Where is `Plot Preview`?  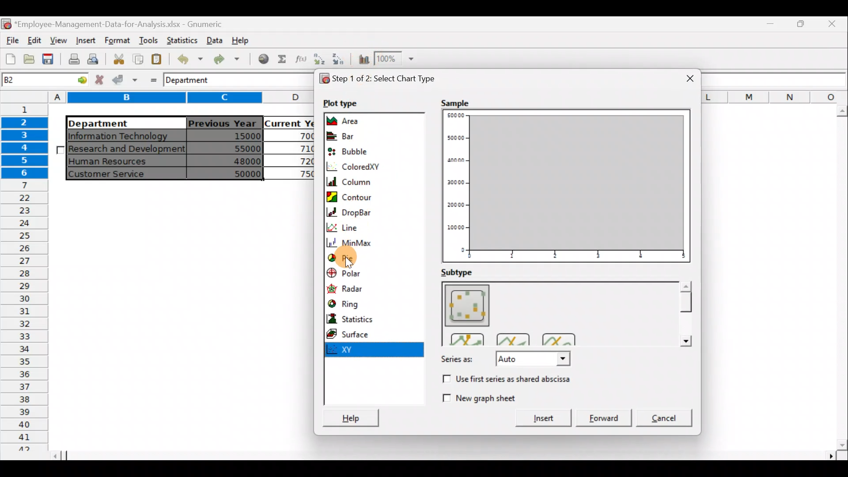
Plot Preview is located at coordinates (567, 187).